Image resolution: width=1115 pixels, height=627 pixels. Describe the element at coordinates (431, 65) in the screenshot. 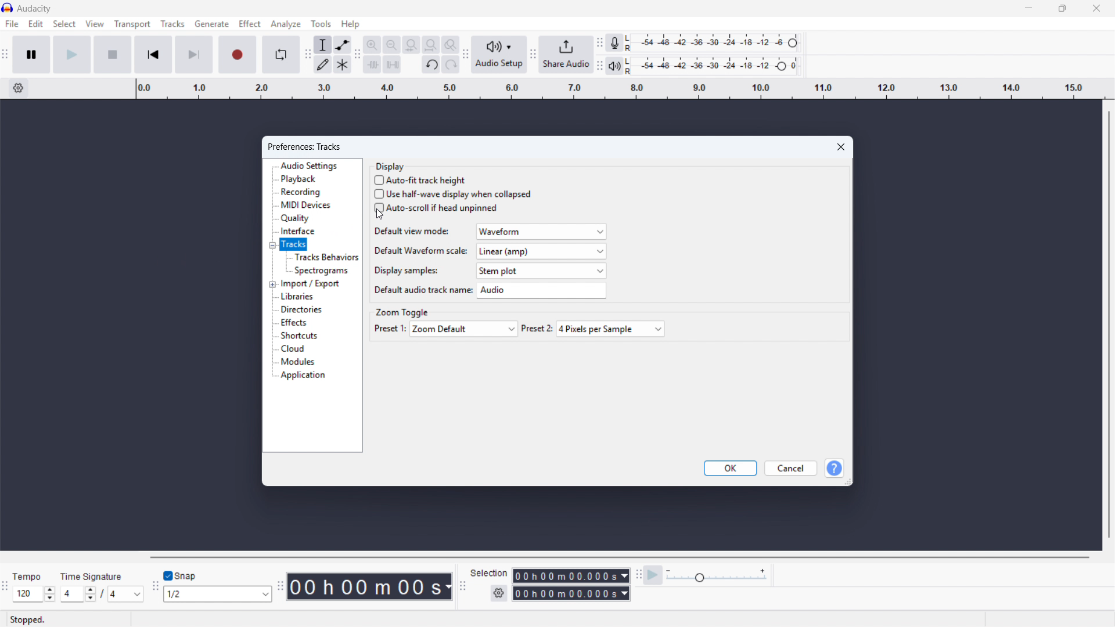

I see `undo` at that location.